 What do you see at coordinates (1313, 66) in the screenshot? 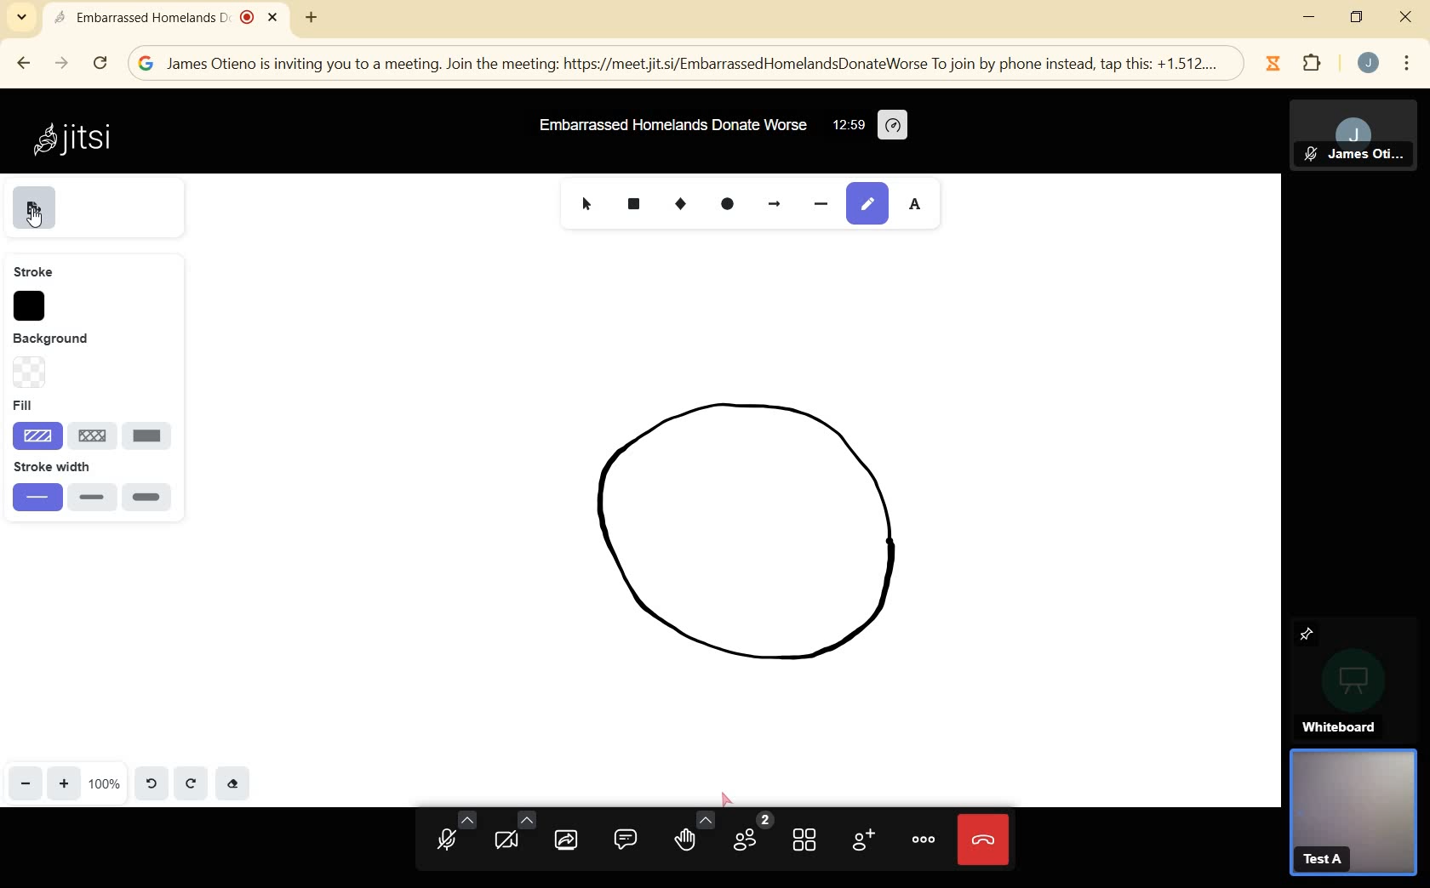
I see `extensions` at bounding box center [1313, 66].